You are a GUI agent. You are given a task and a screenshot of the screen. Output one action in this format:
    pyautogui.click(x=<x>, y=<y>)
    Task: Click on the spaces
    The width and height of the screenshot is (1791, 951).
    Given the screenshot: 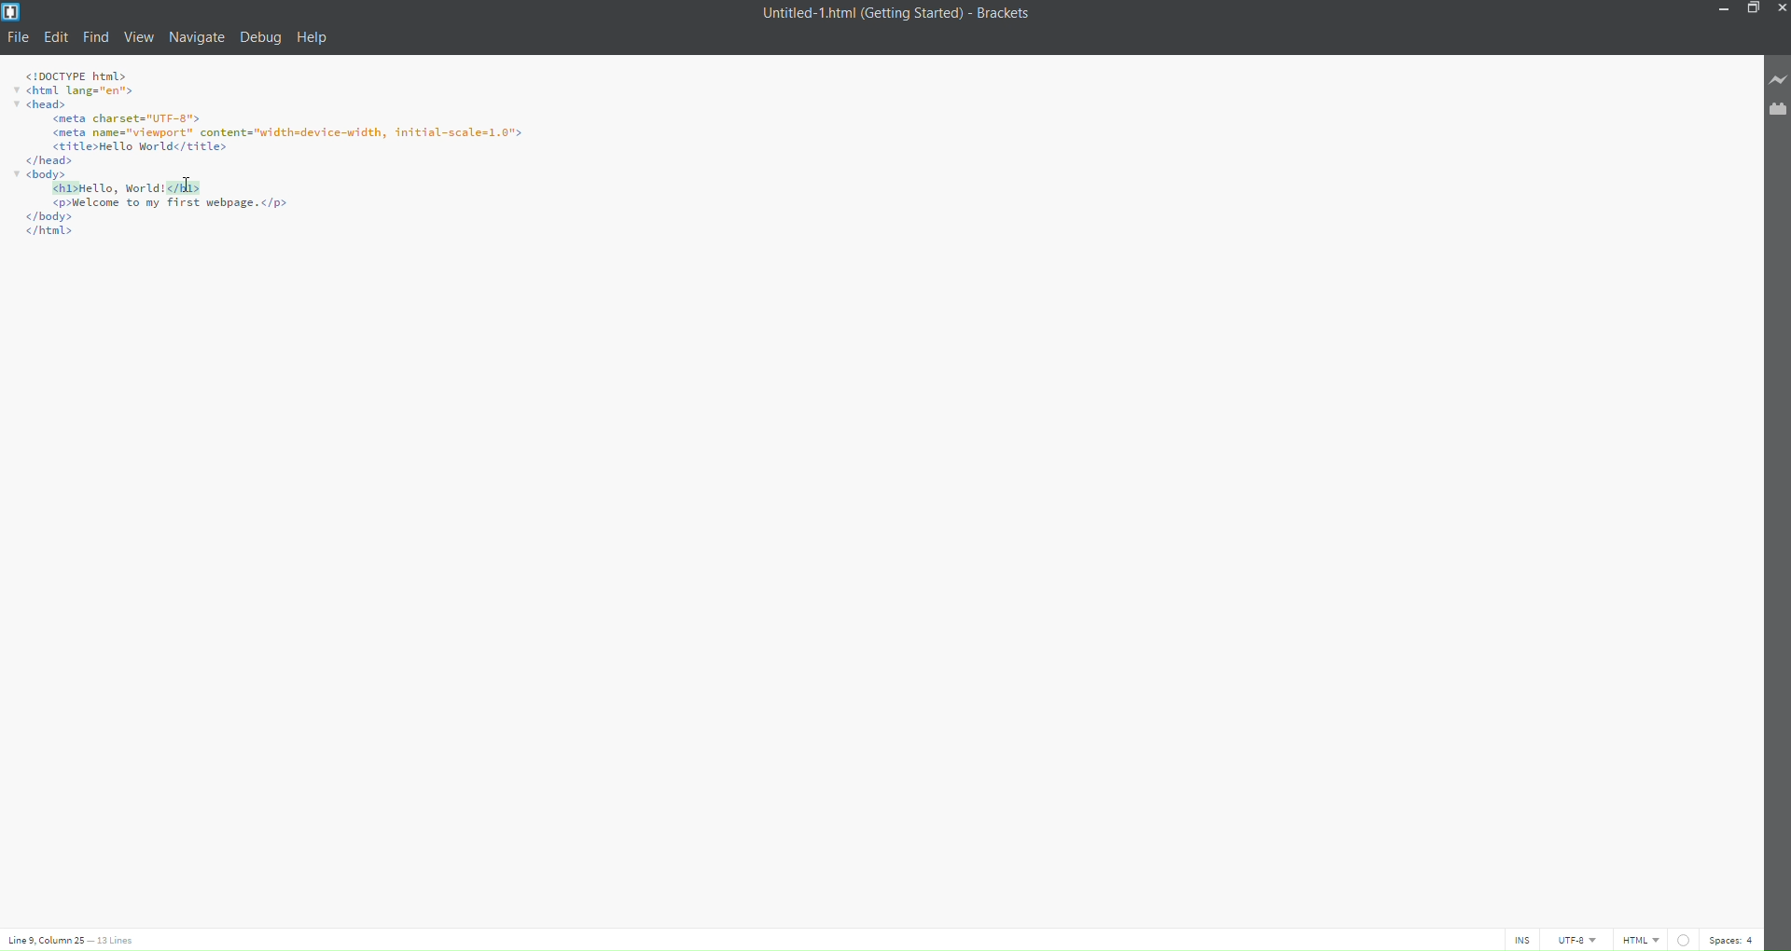 What is the action you would take?
    pyautogui.click(x=1733, y=938)
    